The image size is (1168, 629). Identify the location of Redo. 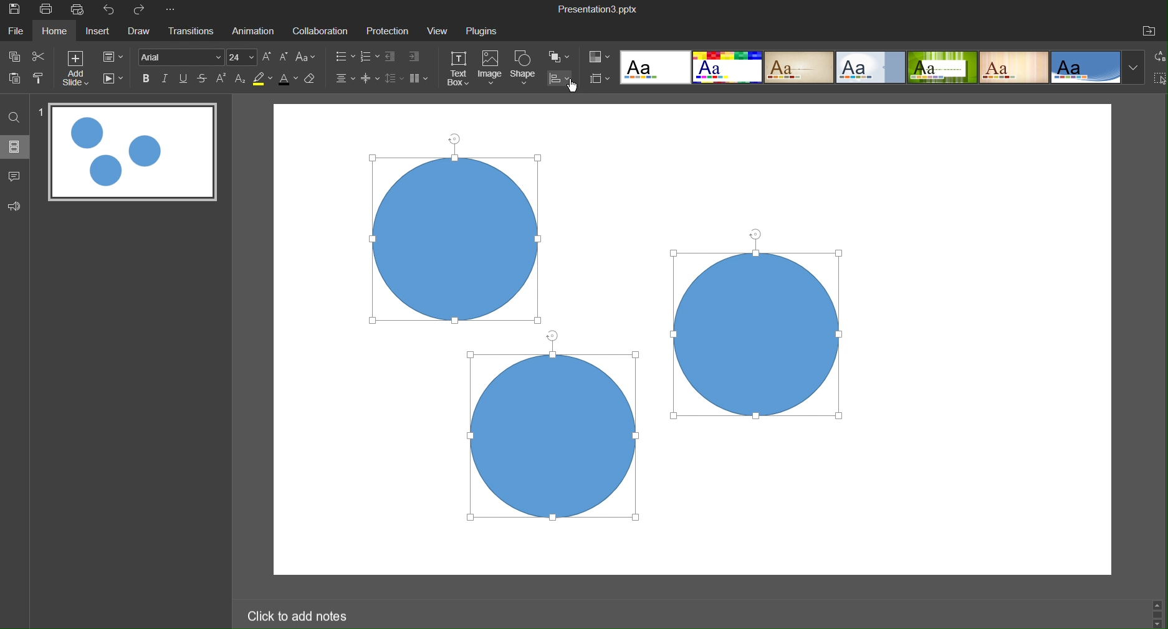
(145, 11).